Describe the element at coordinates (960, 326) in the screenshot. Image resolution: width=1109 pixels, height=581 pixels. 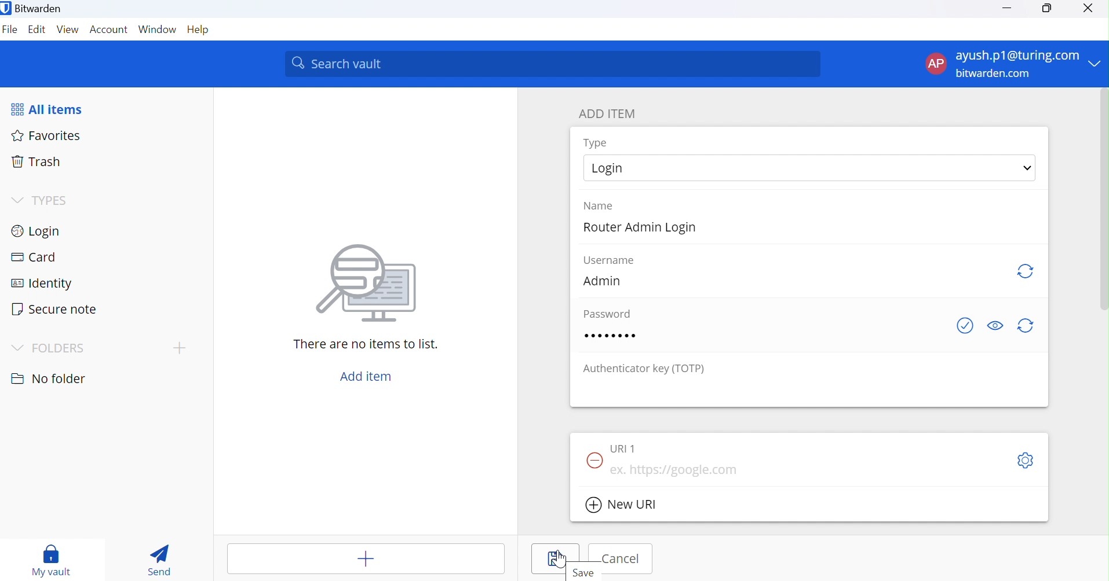
I see `Check if password has been exposed` at that location.